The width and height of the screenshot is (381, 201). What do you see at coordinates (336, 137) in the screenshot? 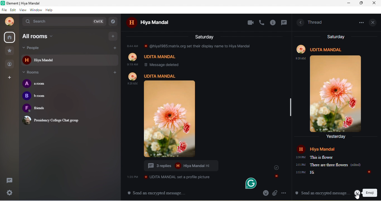
I see `Yesterday` at bounding box center [336, 137].